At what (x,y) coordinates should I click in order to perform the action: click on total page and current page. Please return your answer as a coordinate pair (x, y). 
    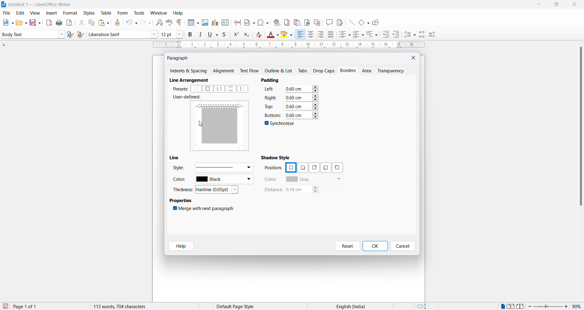
    Looking at the image, I should click on (30, 307).